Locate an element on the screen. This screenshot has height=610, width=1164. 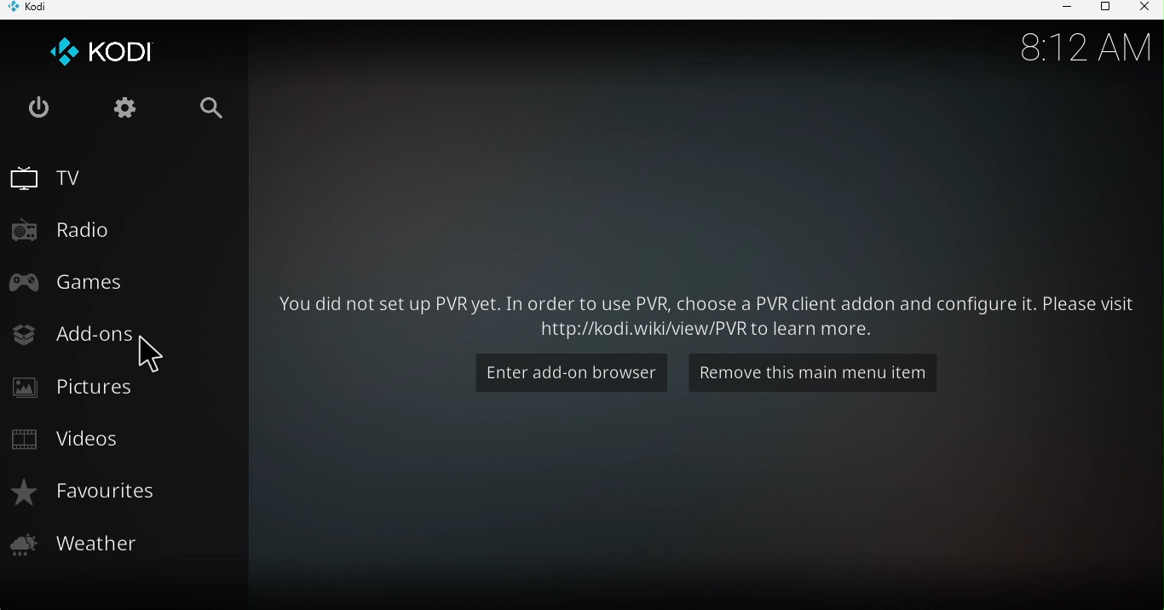
Exit is located at coordinates (40, 107).